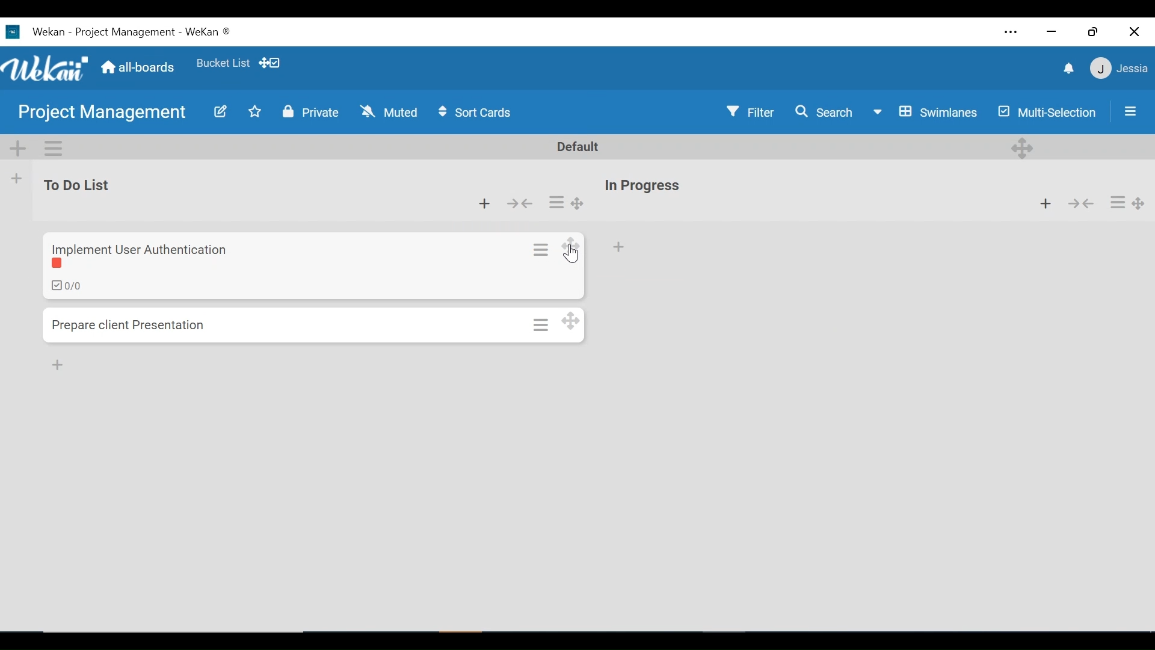 This screenshot has height=650, width=1155. What do you see at coordinates (751, 111) in the screenshot?
I see `Filter` at bounding box center [751, 111].